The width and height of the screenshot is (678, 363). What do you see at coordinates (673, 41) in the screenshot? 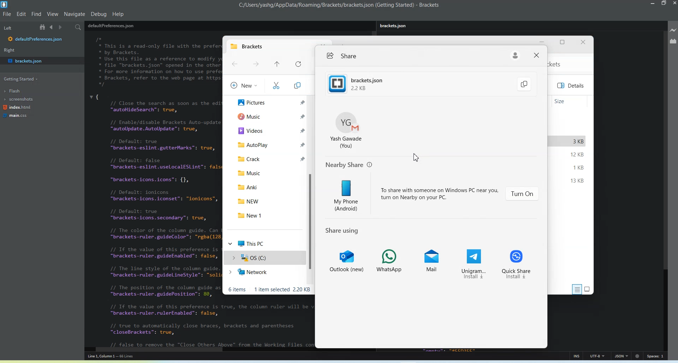
I see `Extension Manager` at bounding box center [673, 41].